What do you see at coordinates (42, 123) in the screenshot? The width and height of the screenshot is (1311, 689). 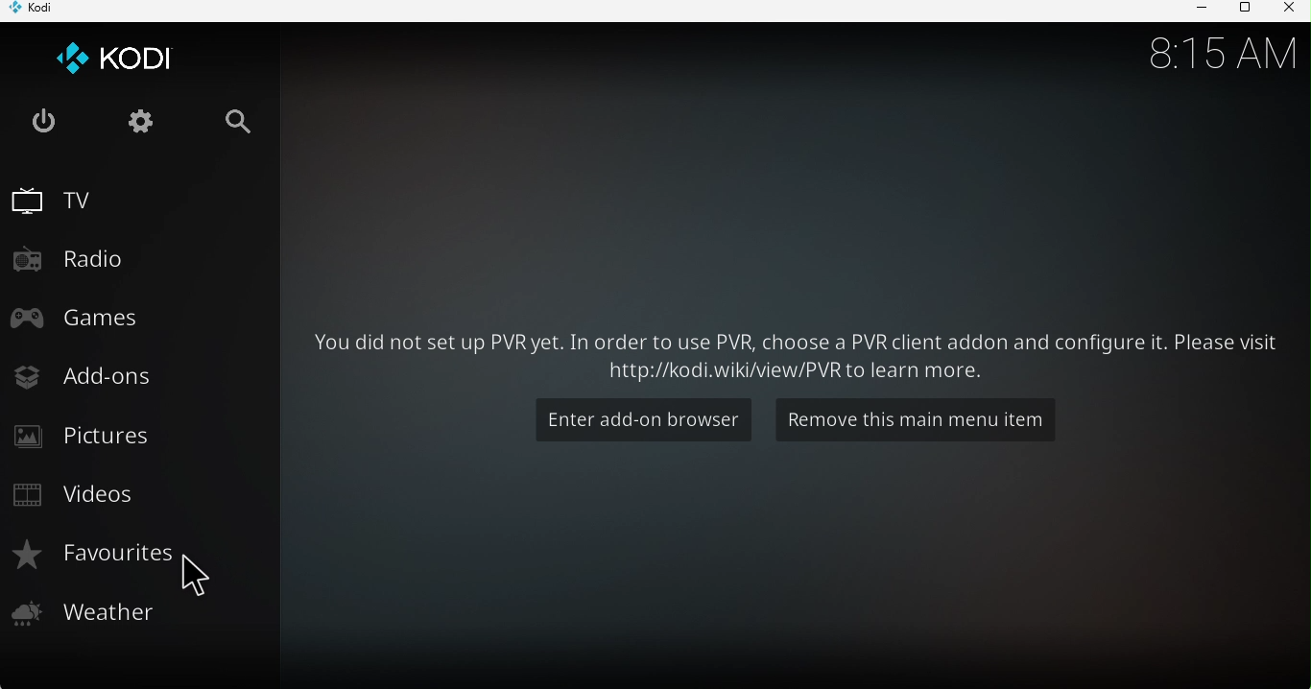 I see `Exit` at bounding box center [42, 123].